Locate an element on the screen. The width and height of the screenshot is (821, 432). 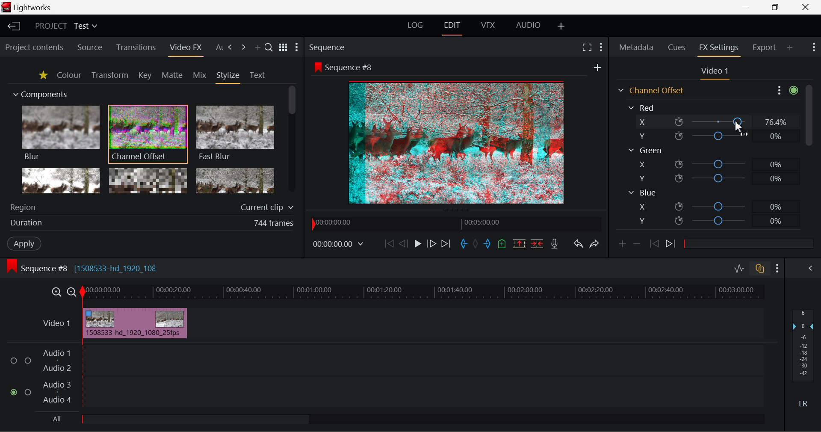
Add Panel is located at coordinates (257, 48).